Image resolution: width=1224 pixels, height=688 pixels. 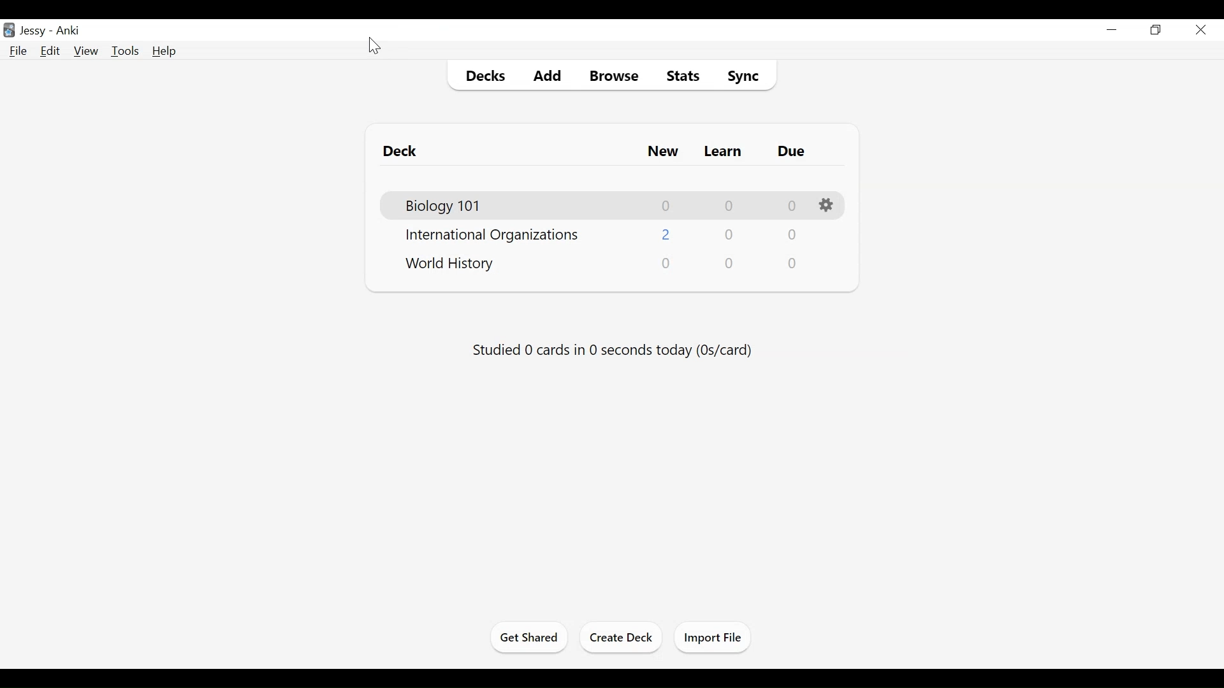 I want to click on Due Card Count, so click(x=793, y=235).